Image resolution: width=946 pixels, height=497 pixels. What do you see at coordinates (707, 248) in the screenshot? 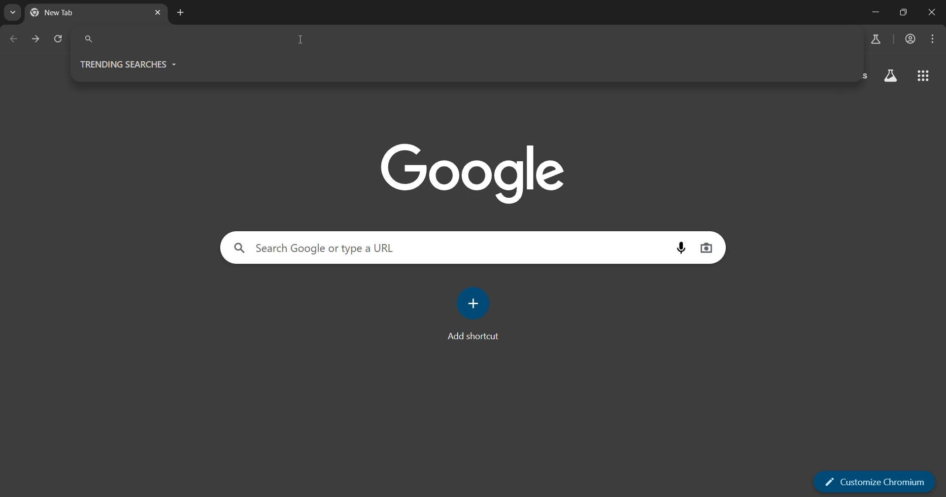
I see `image search` at bounding box center [707, 248].